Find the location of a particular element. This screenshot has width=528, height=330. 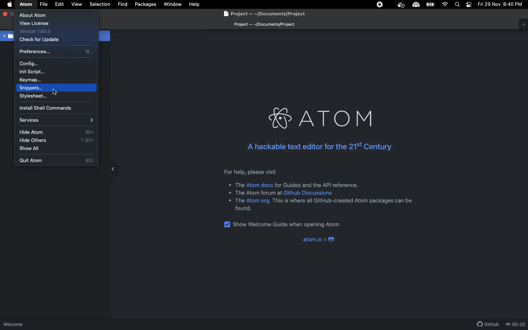

Minimize is located at coordinates (111, 168).